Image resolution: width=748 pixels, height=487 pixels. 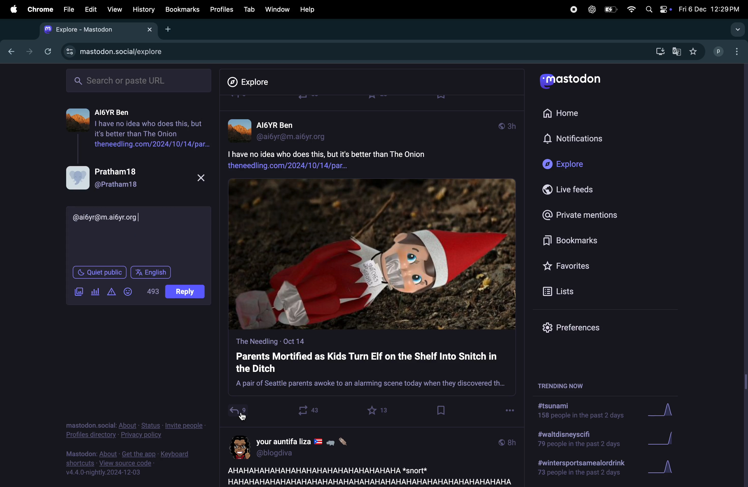 What do you see at coordinates (507, 125) in the screenshot?
I see `time ago` at bounding box center [507, 125].